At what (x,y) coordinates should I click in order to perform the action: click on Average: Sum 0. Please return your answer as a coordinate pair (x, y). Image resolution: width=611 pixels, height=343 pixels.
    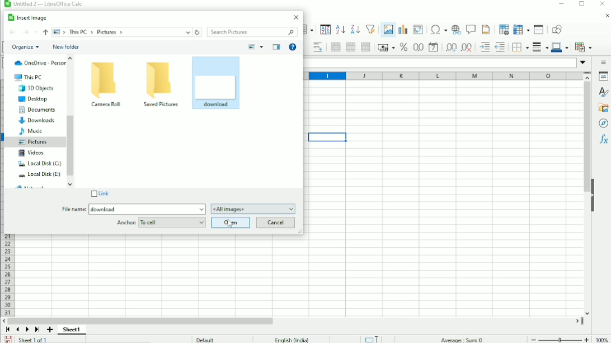
    Looking at the image, I should click on (461, 339).